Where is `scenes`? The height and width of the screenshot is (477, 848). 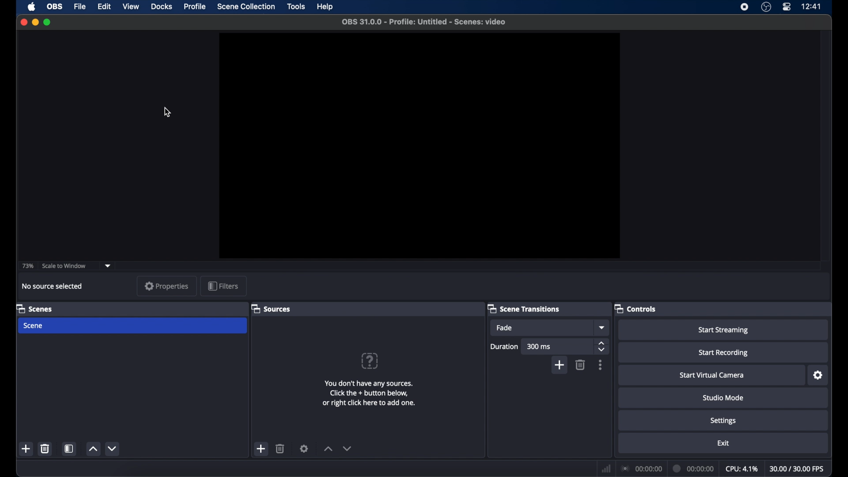
scenes is located at coordinates (35, 308).